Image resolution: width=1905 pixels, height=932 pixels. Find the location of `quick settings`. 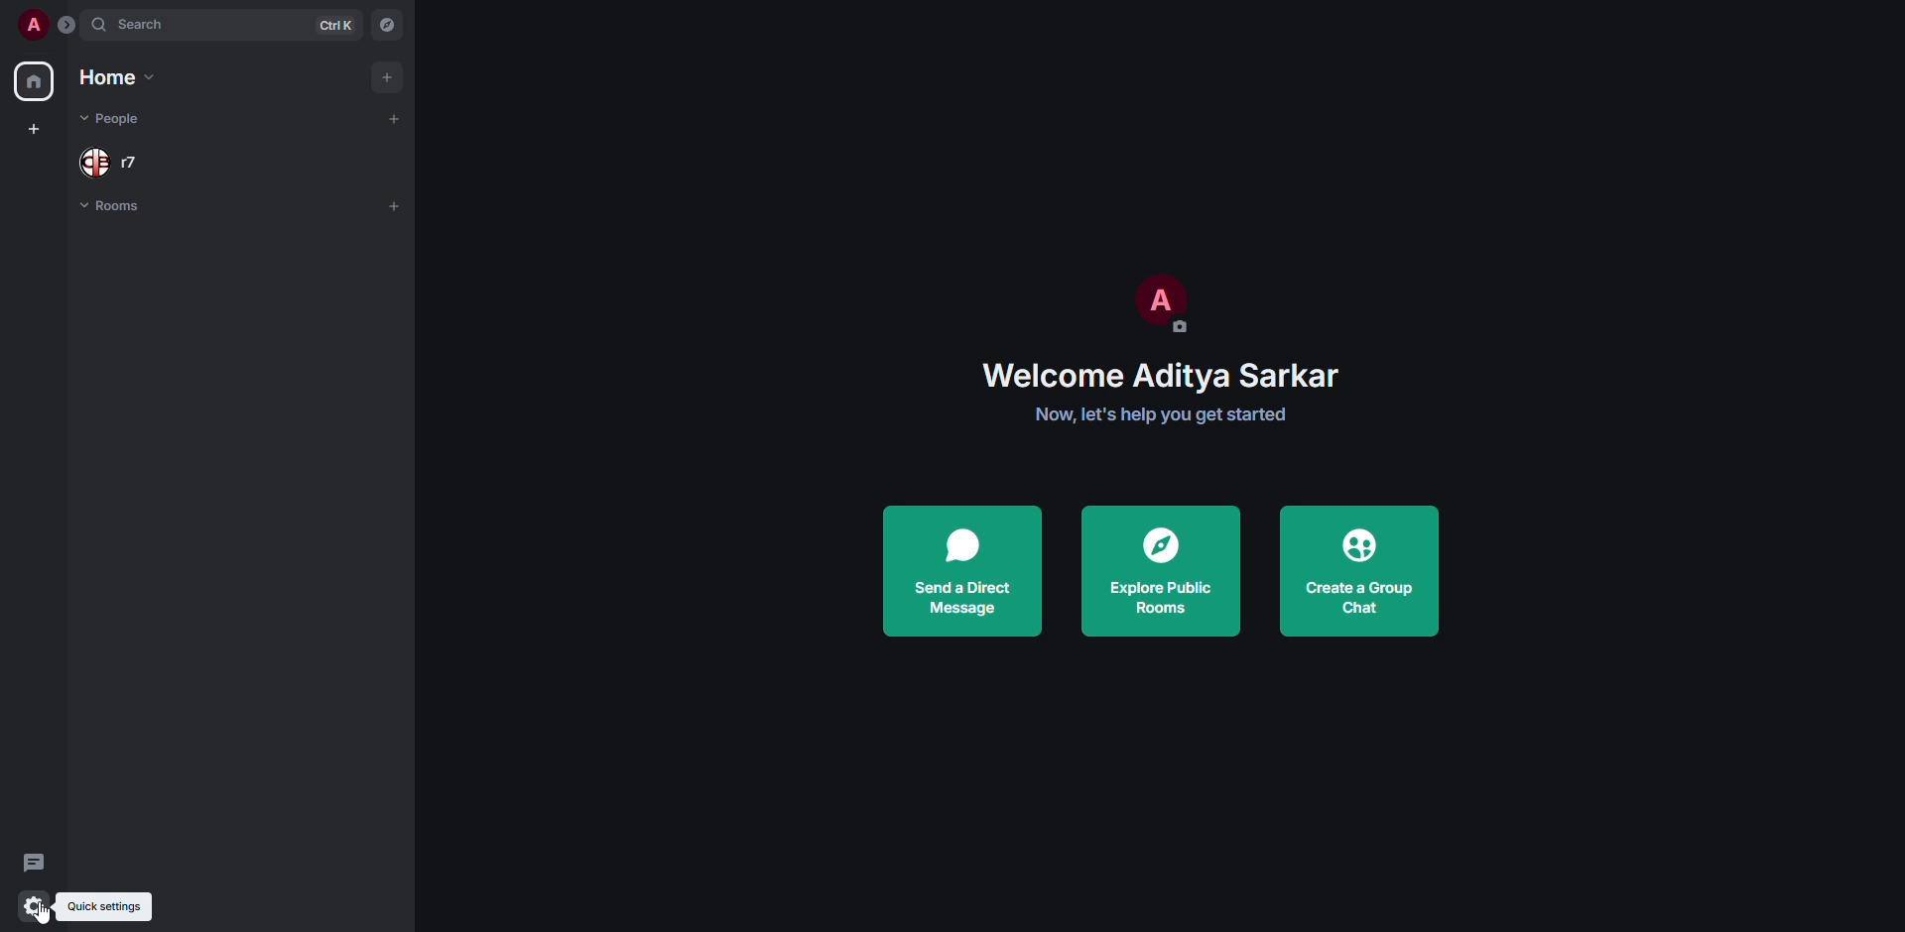

quick settings is located at coordinates (104, 907).